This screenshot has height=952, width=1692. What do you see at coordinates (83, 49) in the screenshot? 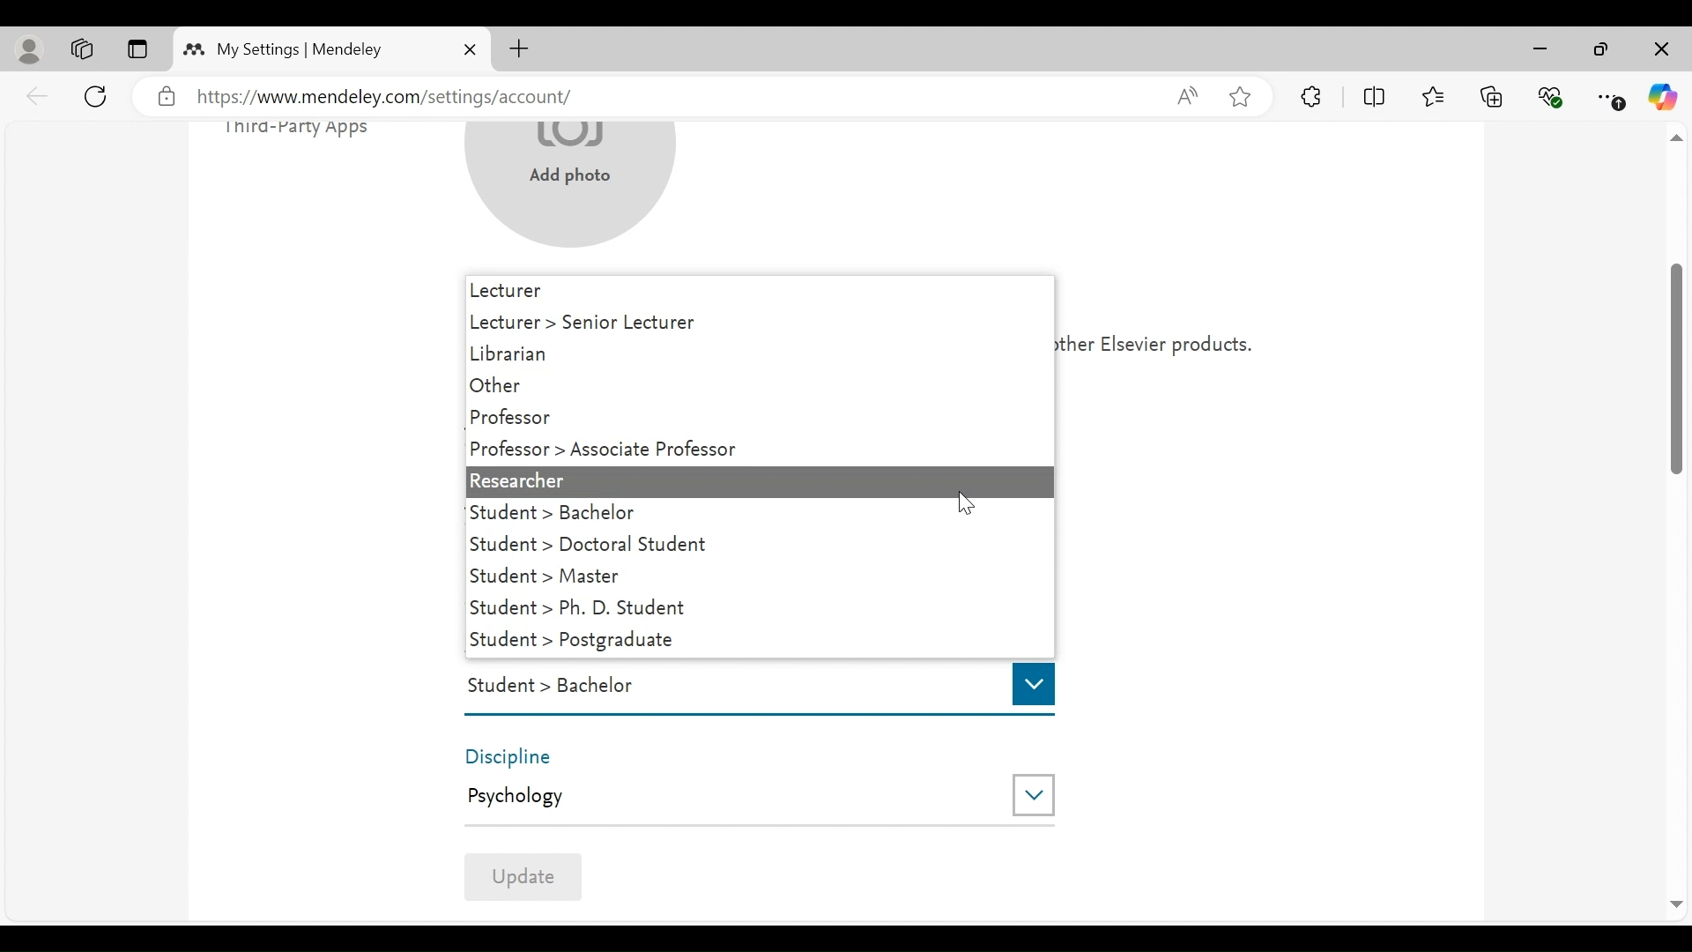
I see `Workspaces` at bounding box center [83, 49].